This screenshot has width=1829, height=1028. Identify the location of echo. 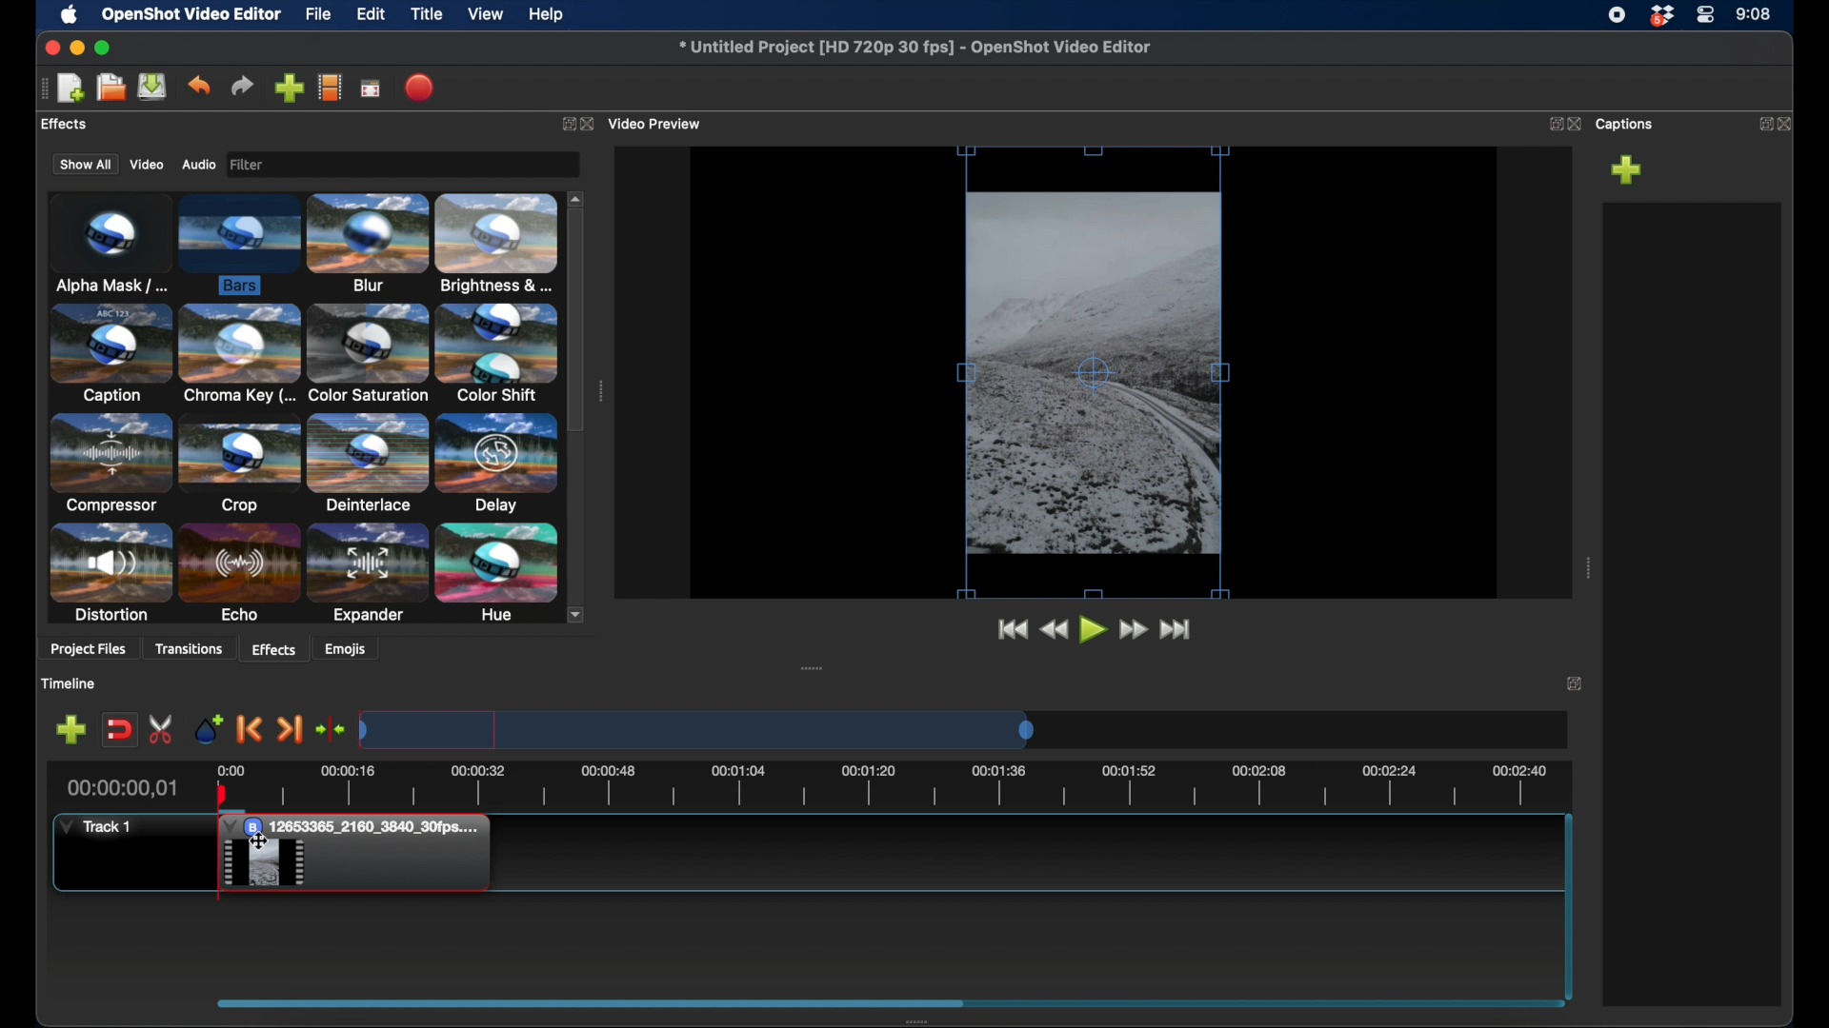
(240, 573).